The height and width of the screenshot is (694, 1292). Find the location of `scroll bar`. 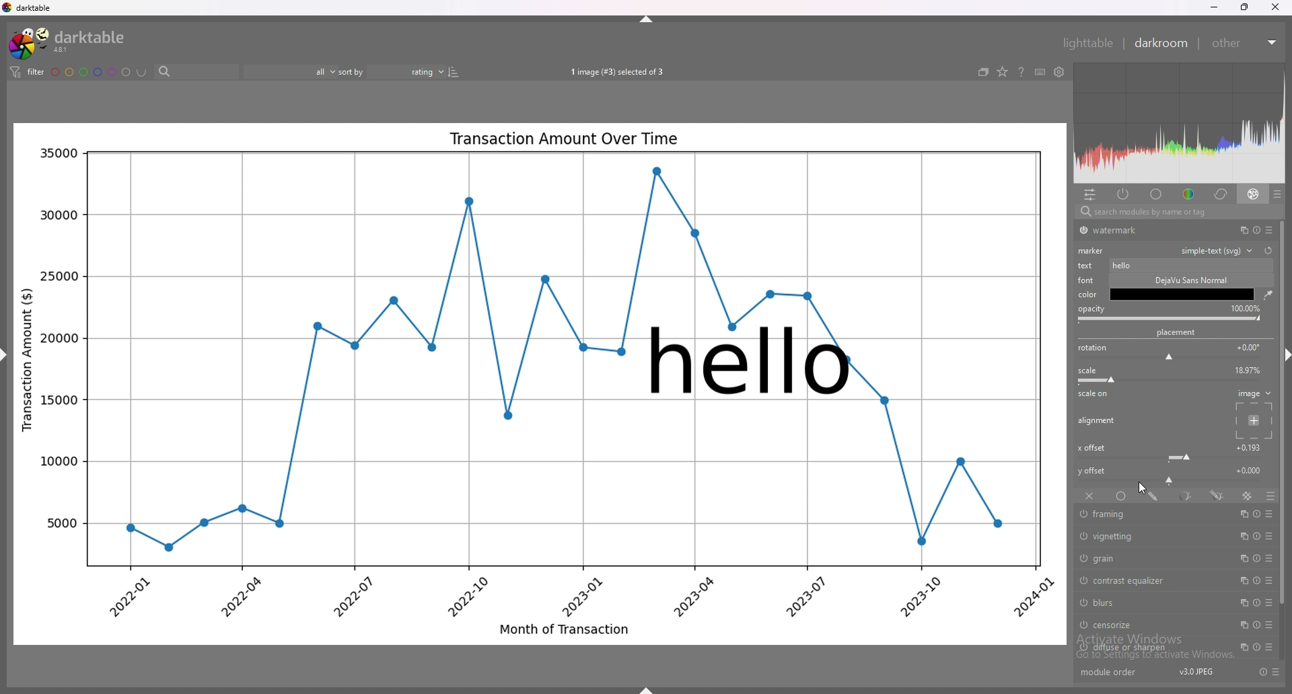

scroll bar is located at coordinates (1284, 413).